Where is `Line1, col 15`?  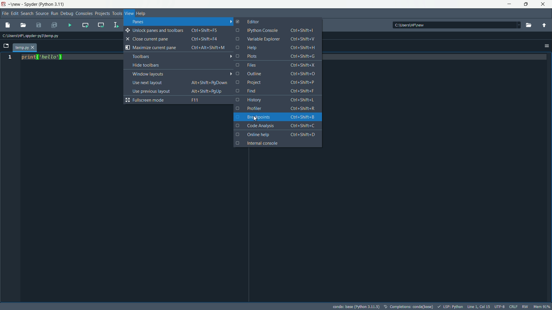 Line1, col 15 is located at coordinates (479, 307).